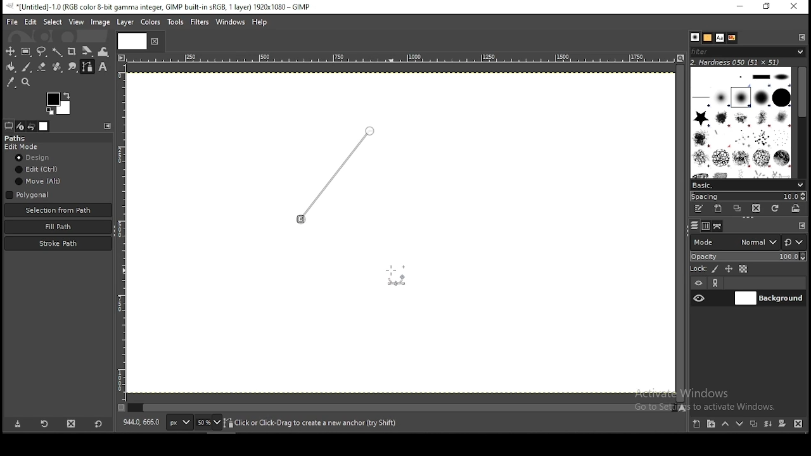 The height and width of the screenshot is (456, 811). What do you see at coordinates (134, 41) in the screenshot?
I see `tab` at bounding box center [134, 41].